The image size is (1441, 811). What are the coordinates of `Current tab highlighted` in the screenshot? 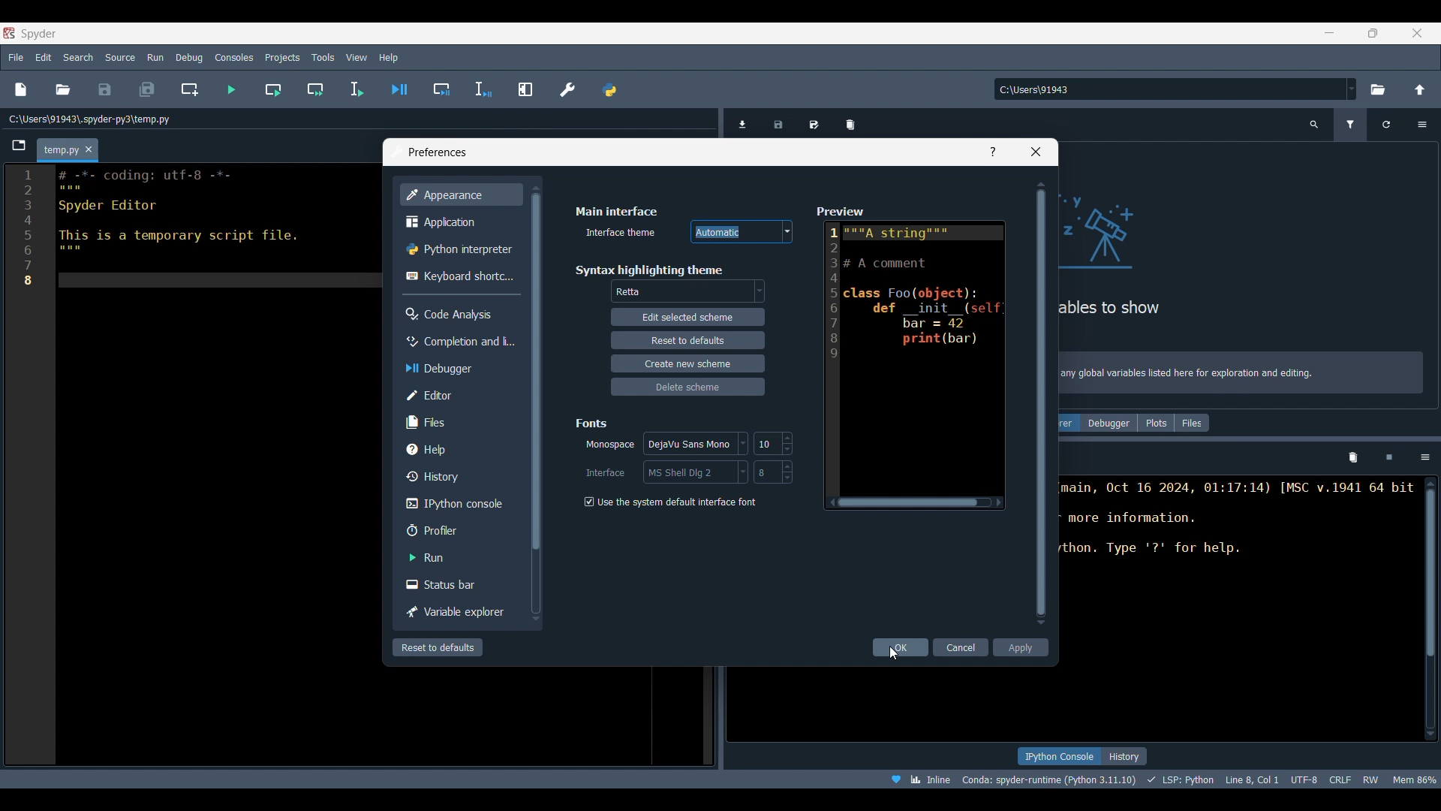 It's located at (60, 151).